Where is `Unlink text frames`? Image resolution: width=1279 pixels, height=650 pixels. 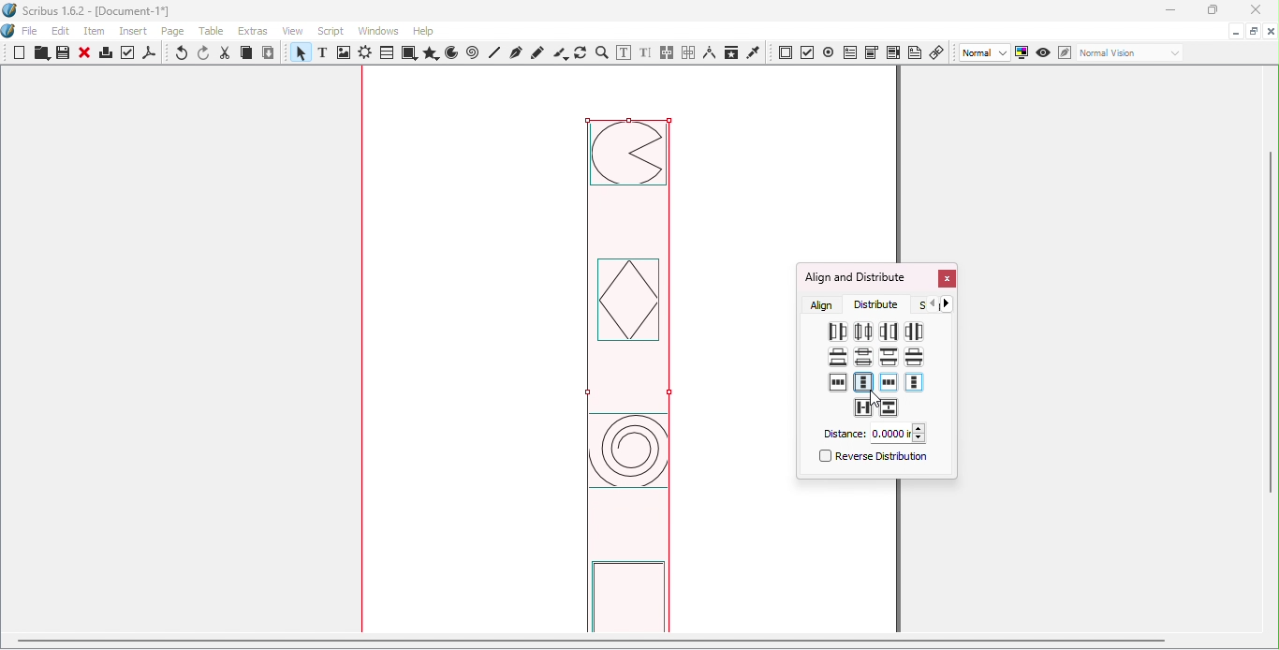 Unlink text frames is located at coordinates (688, 52).